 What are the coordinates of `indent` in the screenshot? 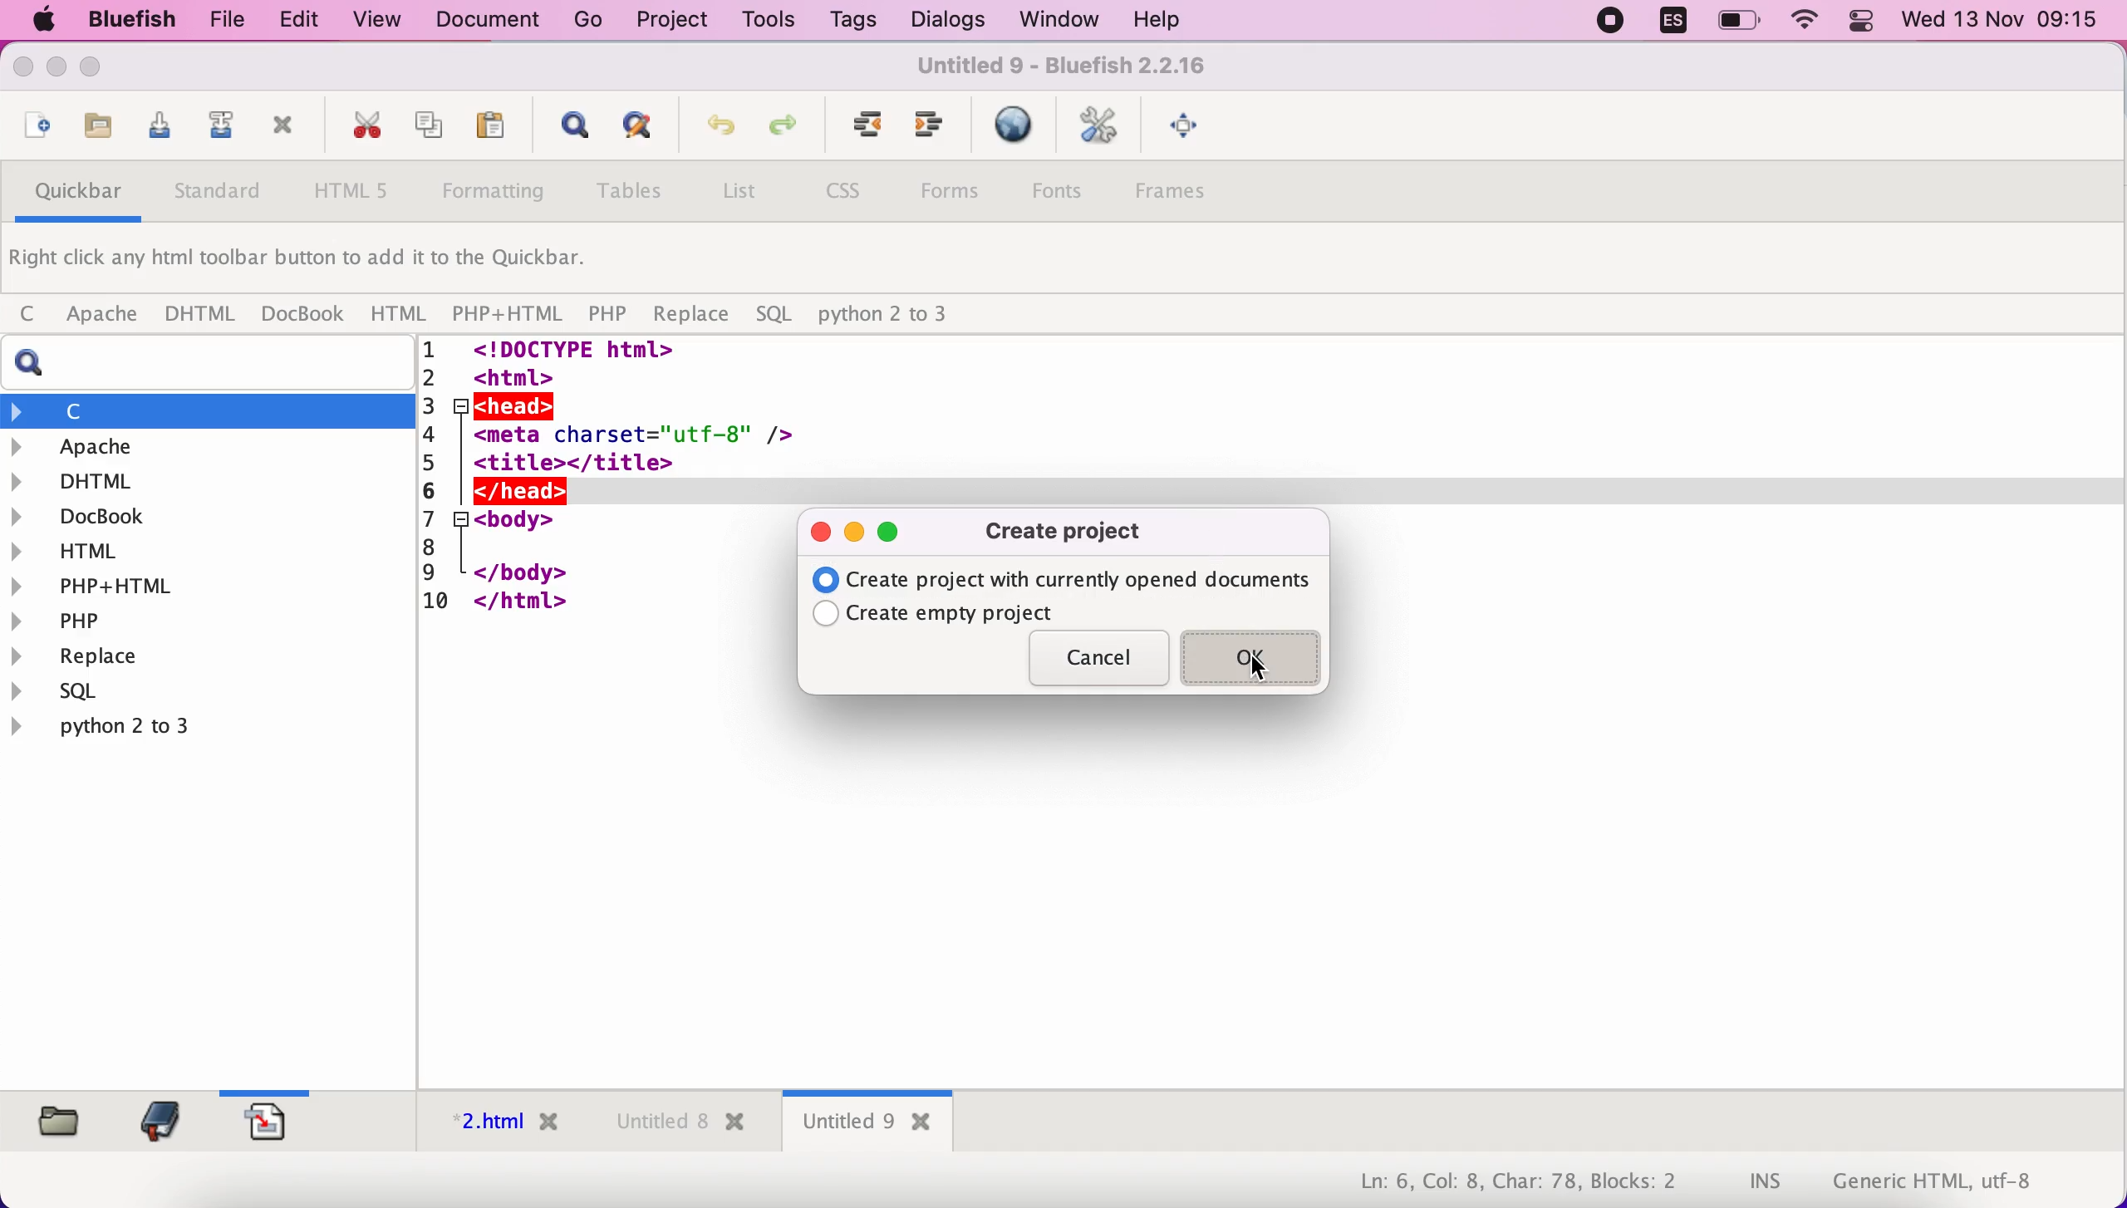 It's located at (859, 131).